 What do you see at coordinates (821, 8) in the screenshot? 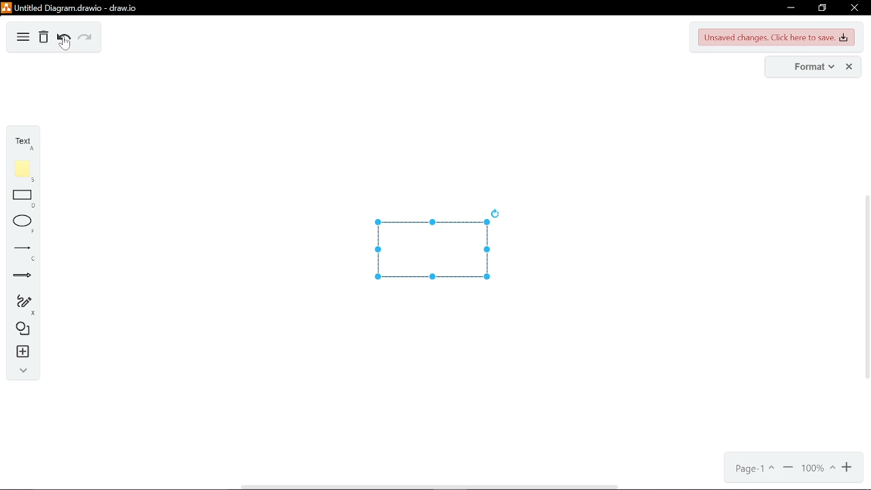
I see `restore down` at bounding box center [821, 8].